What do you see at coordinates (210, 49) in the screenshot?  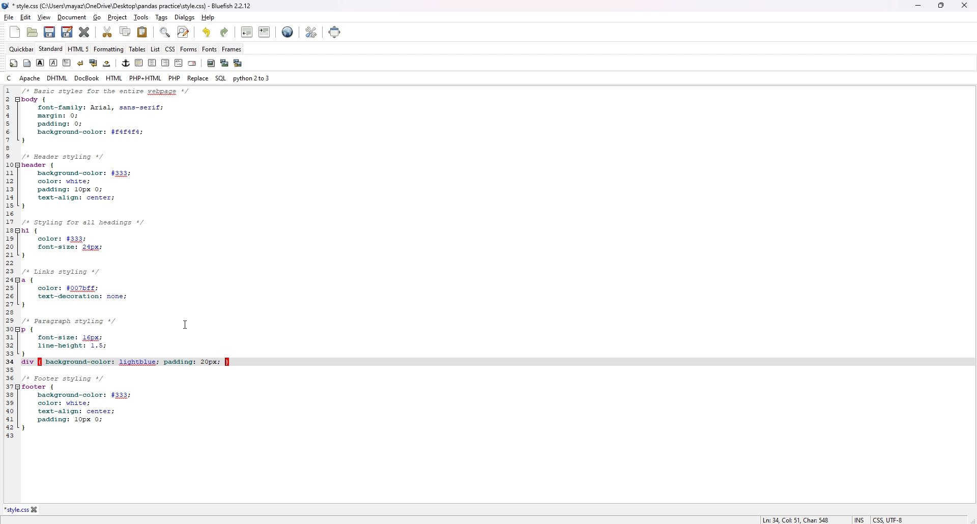 I see `fonts` at bounding box center [210, 49].